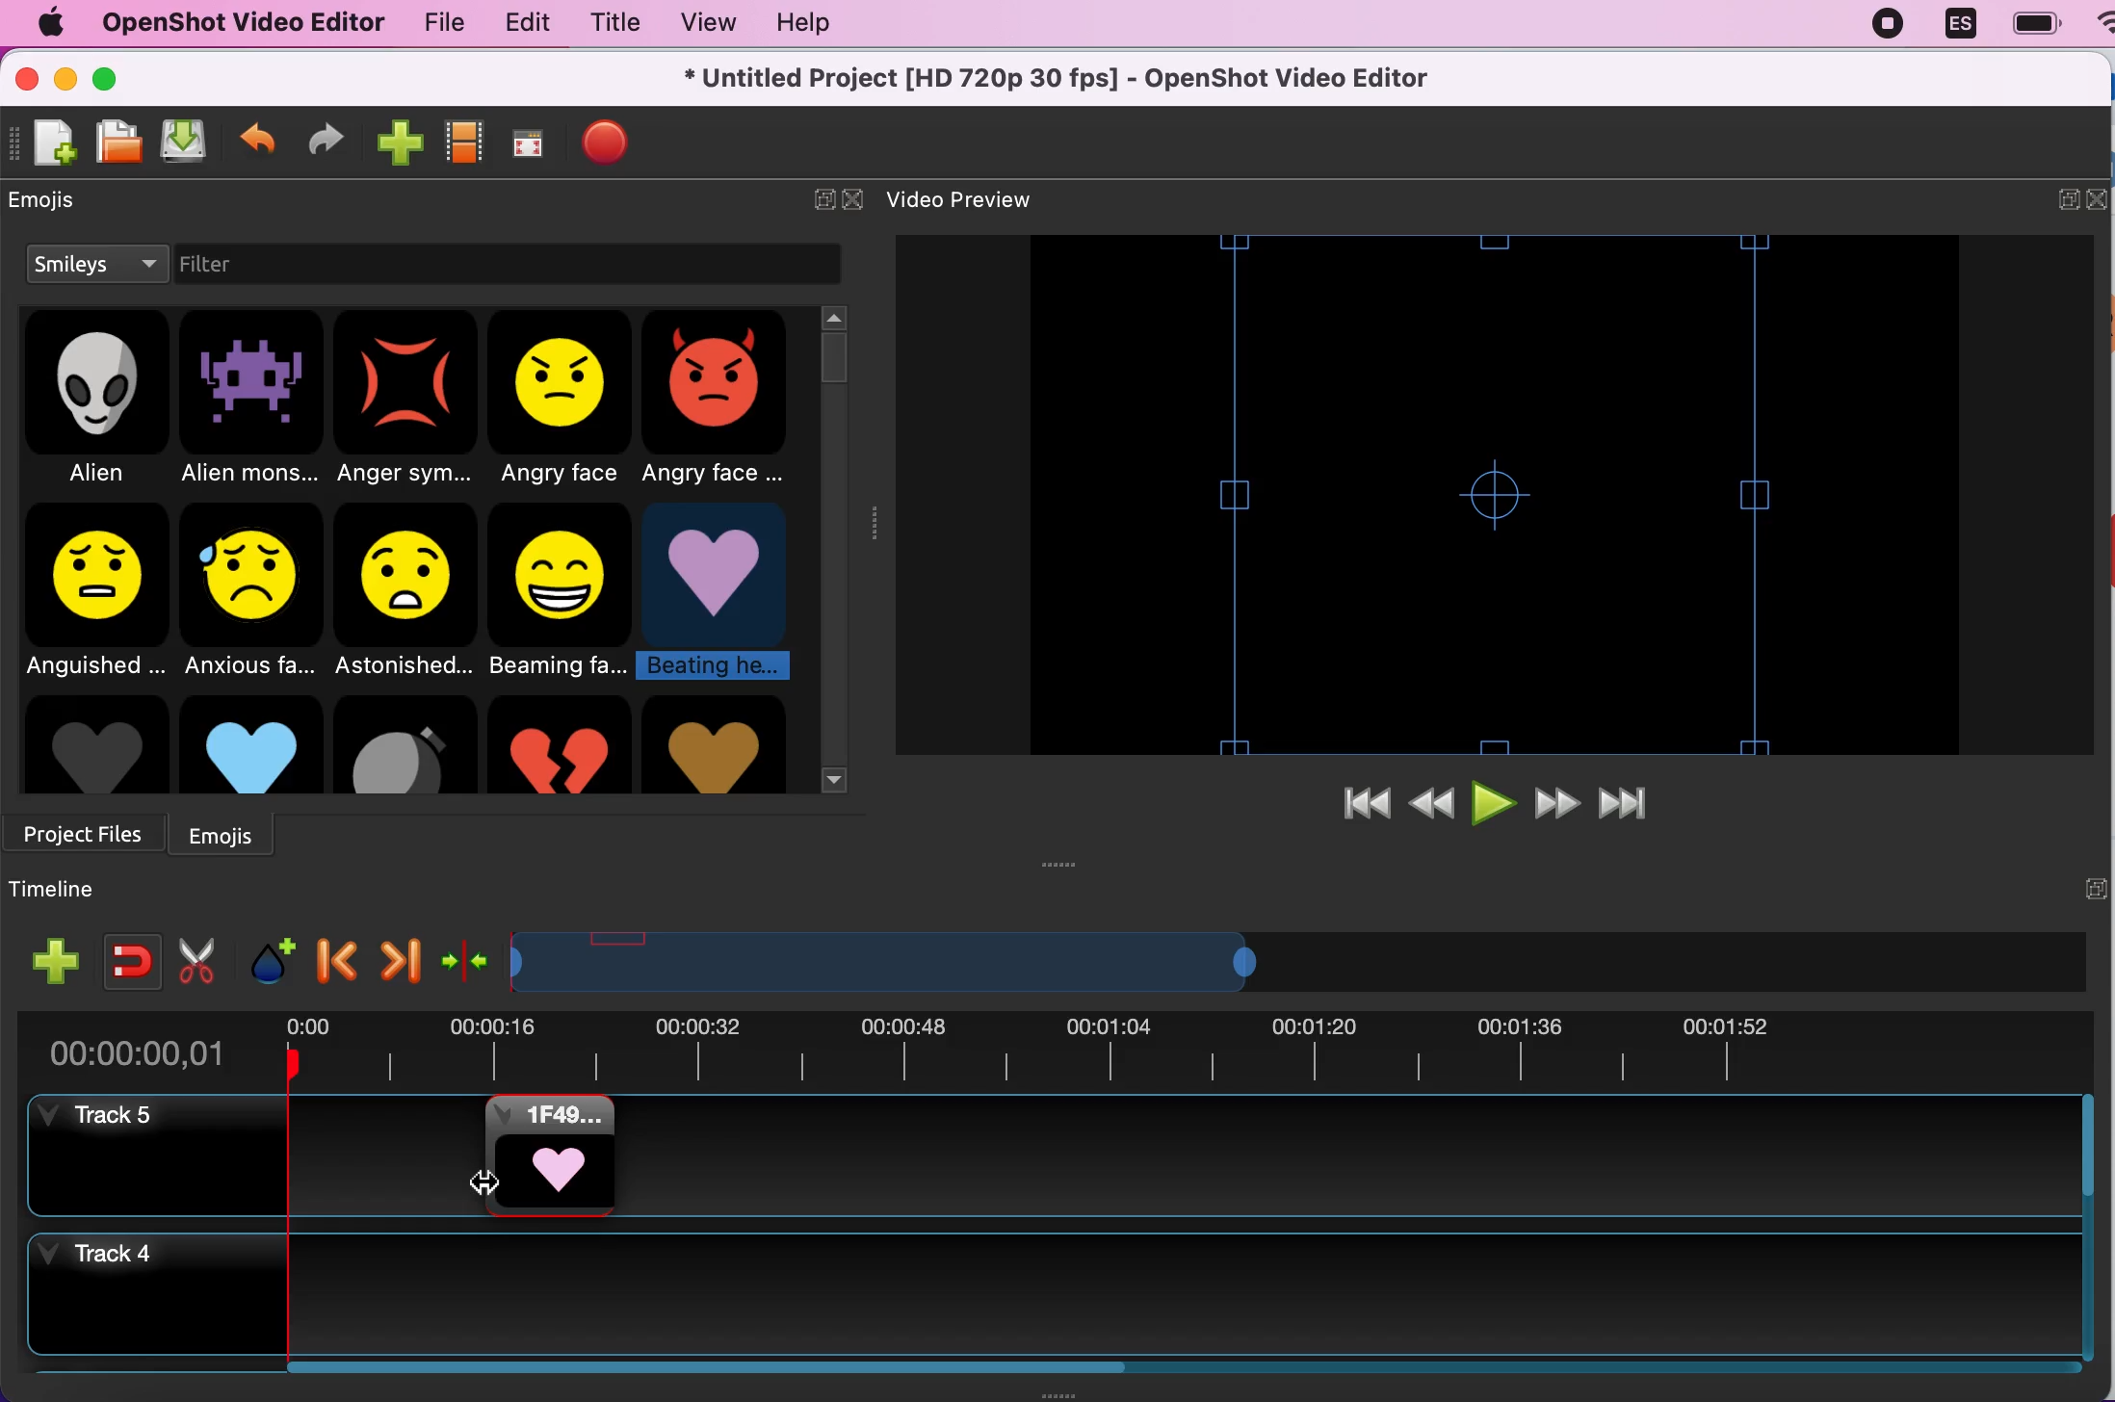 The height and width of the screenshot is (1402, 2115). Describe the element at coordinates (63, 890) in the screenshot. I see `timeline` at that location.